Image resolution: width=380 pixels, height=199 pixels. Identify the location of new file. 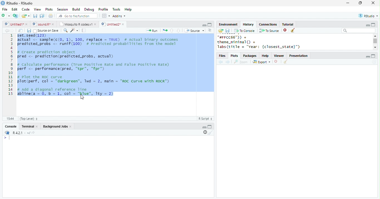
(6, 16).